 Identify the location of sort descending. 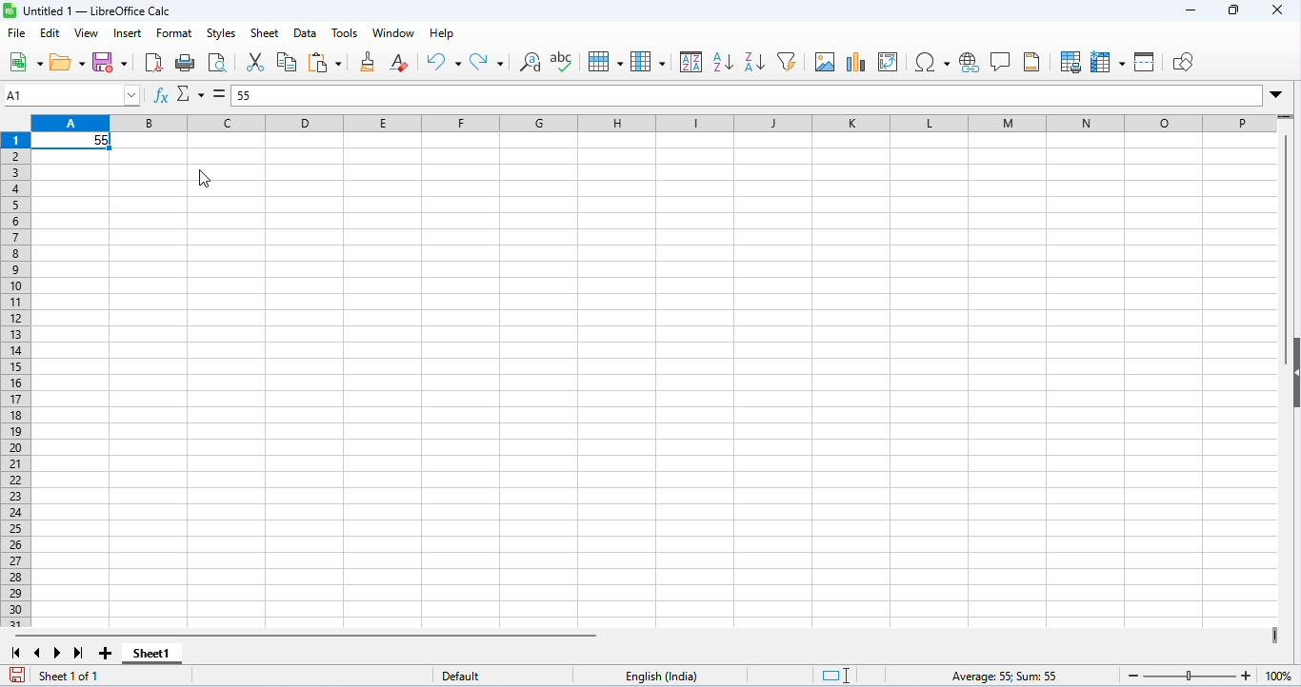
(754, 63).